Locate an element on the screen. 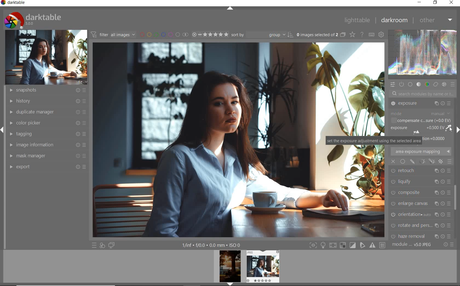  SELECTED  IMAGE RANGE RATING is located at coordinates (210, 35).